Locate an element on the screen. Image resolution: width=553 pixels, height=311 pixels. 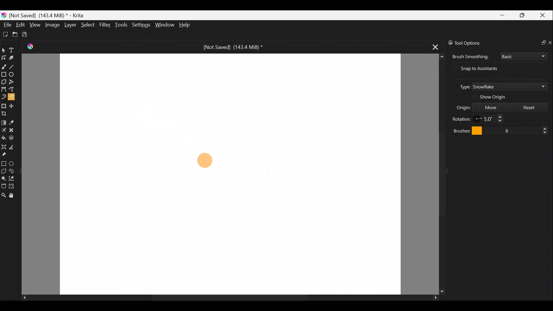
Reset is located at coordinates (529, 107).